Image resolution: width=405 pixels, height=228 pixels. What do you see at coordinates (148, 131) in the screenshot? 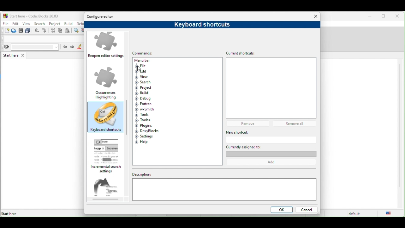
I see `dooxyblocks` at bounding box center [148, 131].